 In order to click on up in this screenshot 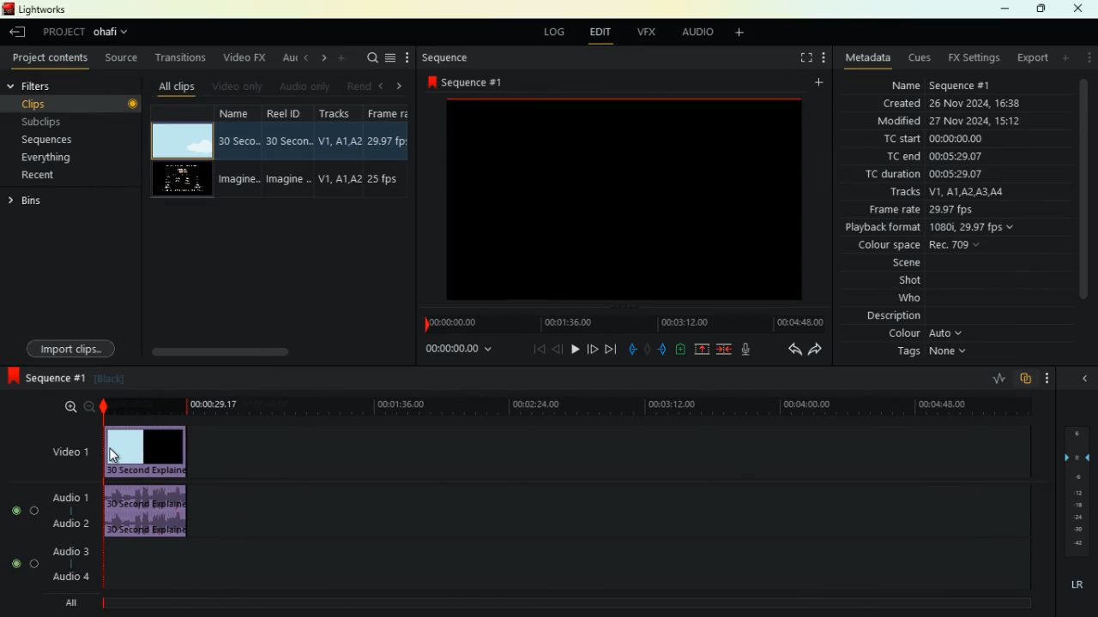, I will do `click(703, 350)`.